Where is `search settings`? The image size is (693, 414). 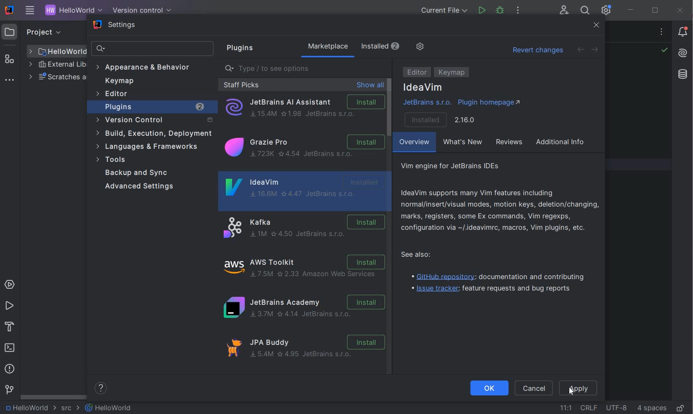 search settings is located at coordinates (154, 49).